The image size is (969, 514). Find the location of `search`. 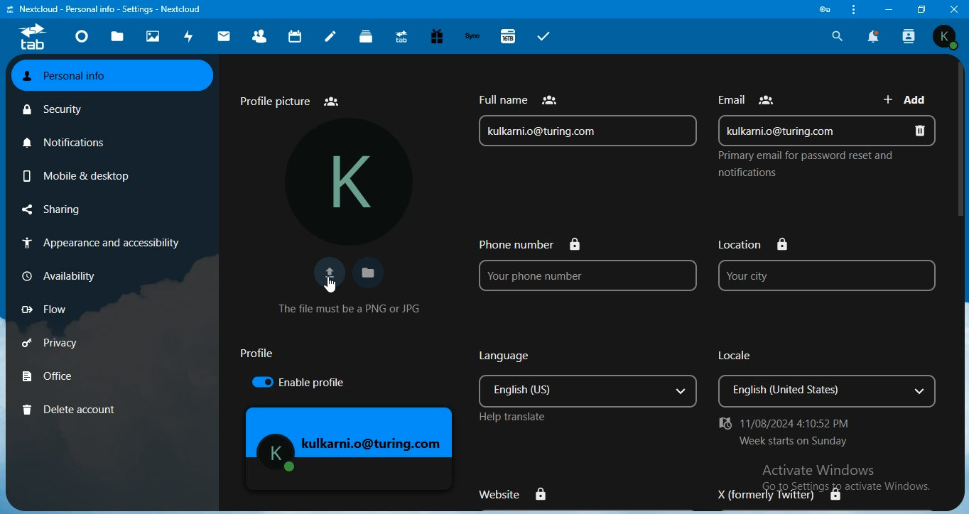

search is located at coordinates (835, 35).